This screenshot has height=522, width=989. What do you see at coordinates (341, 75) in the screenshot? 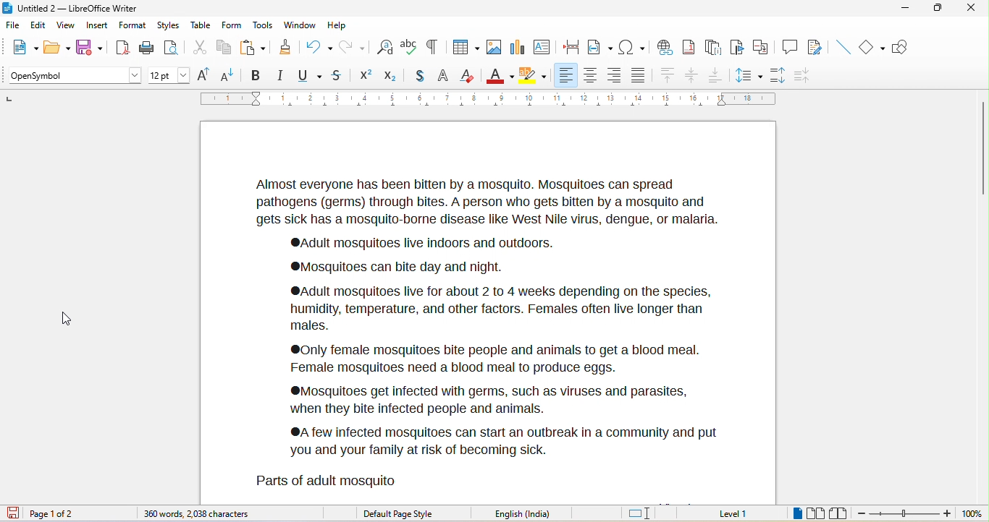
I see `strikethrough` at bounding box center [341, 75].